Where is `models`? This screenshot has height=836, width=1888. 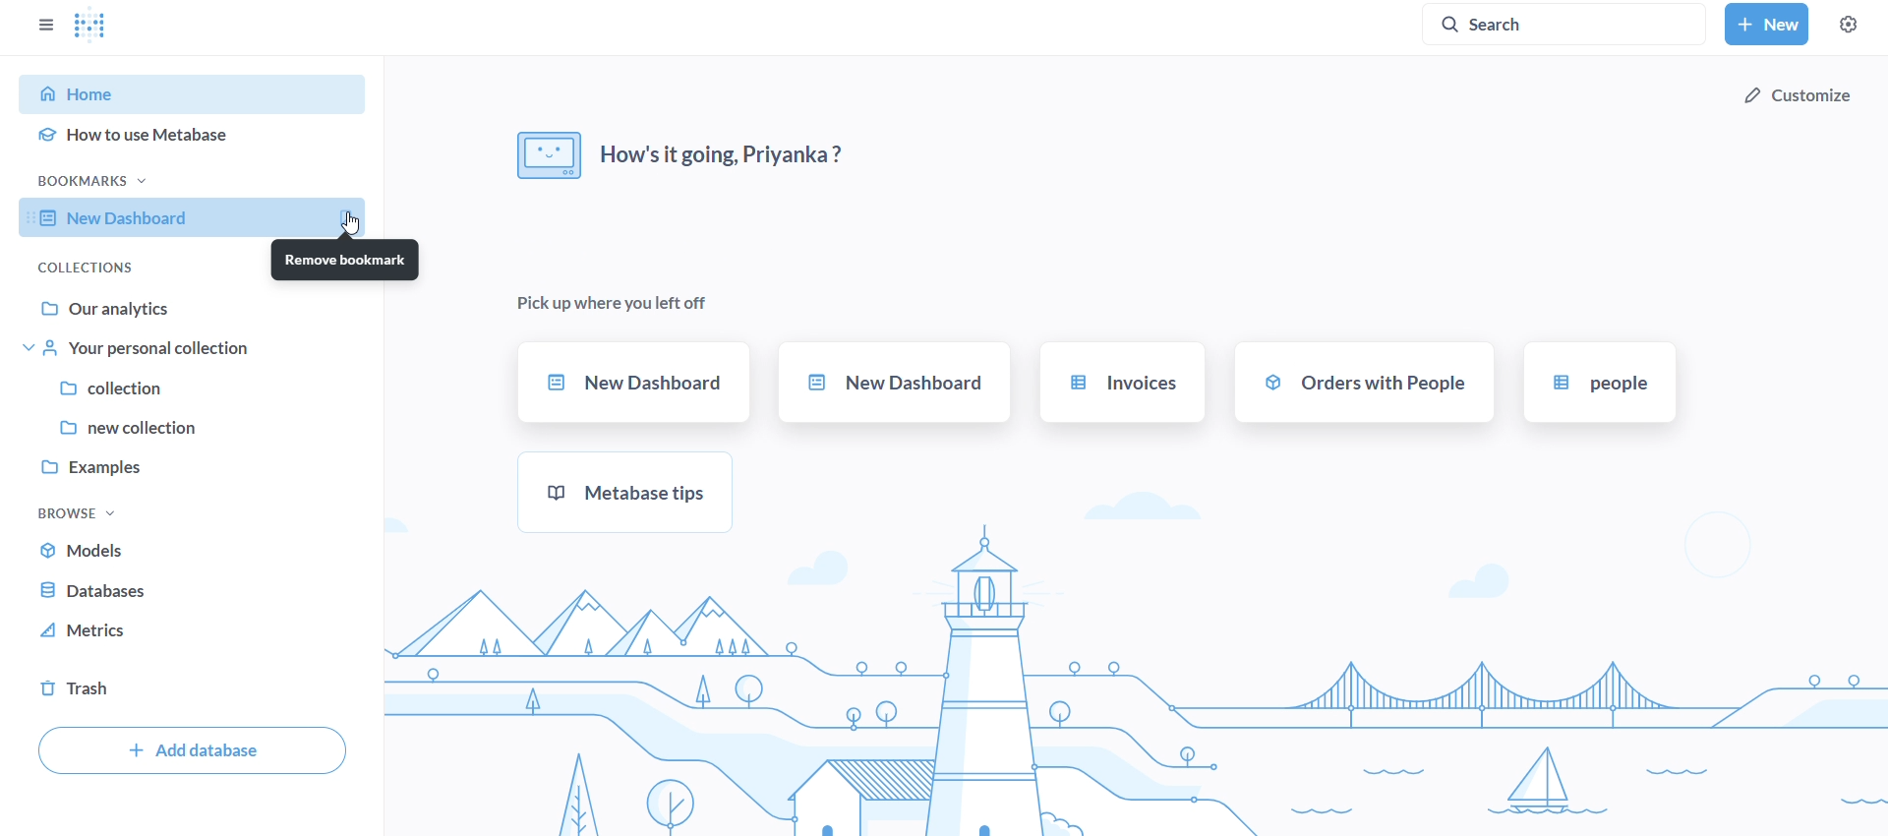
models is located at coordinates (90, 549).